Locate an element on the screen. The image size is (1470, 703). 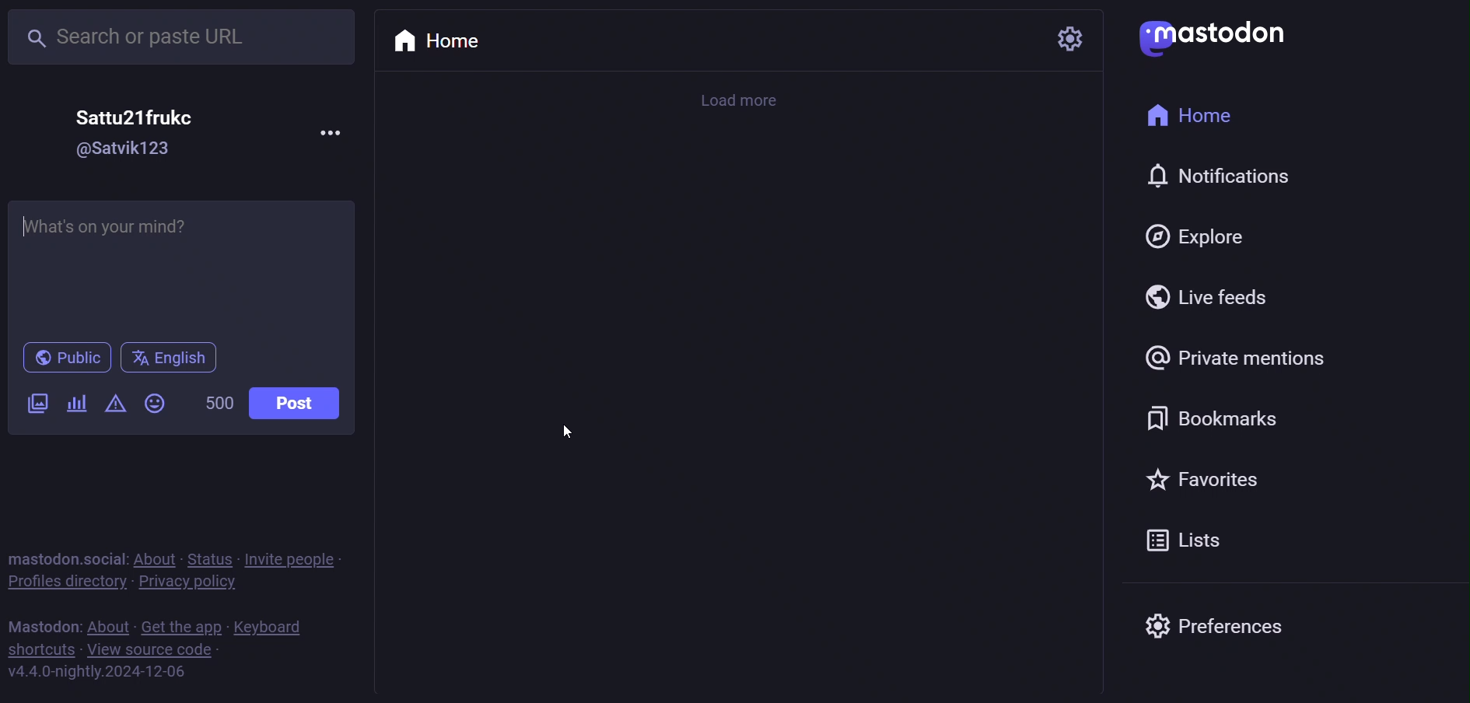
publish is located at coordinates (65, 358).